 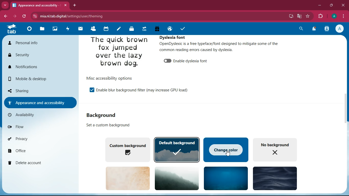 I want to click on change color, so click(x=226, y=149).